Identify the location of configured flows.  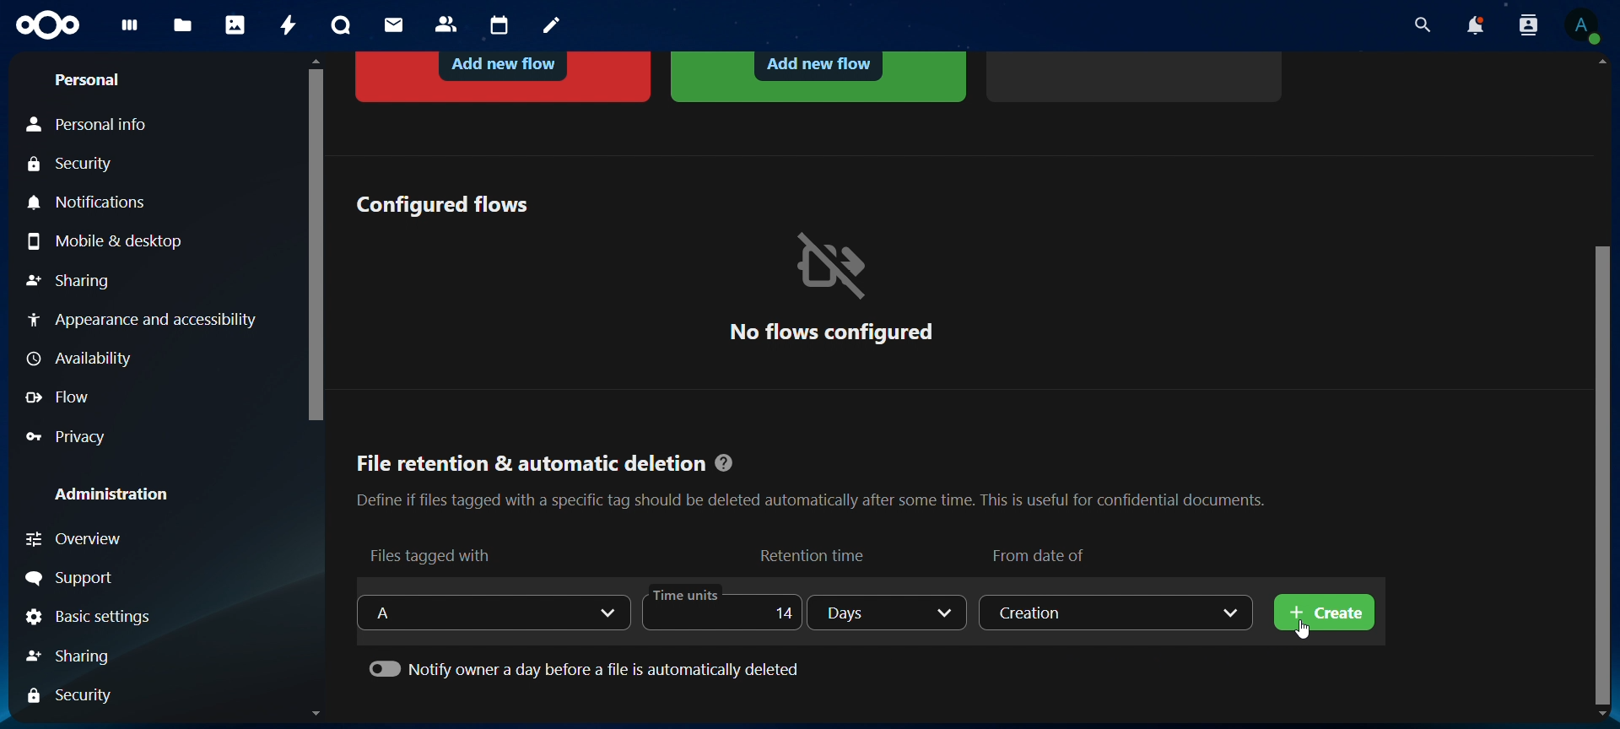
(441, 203).